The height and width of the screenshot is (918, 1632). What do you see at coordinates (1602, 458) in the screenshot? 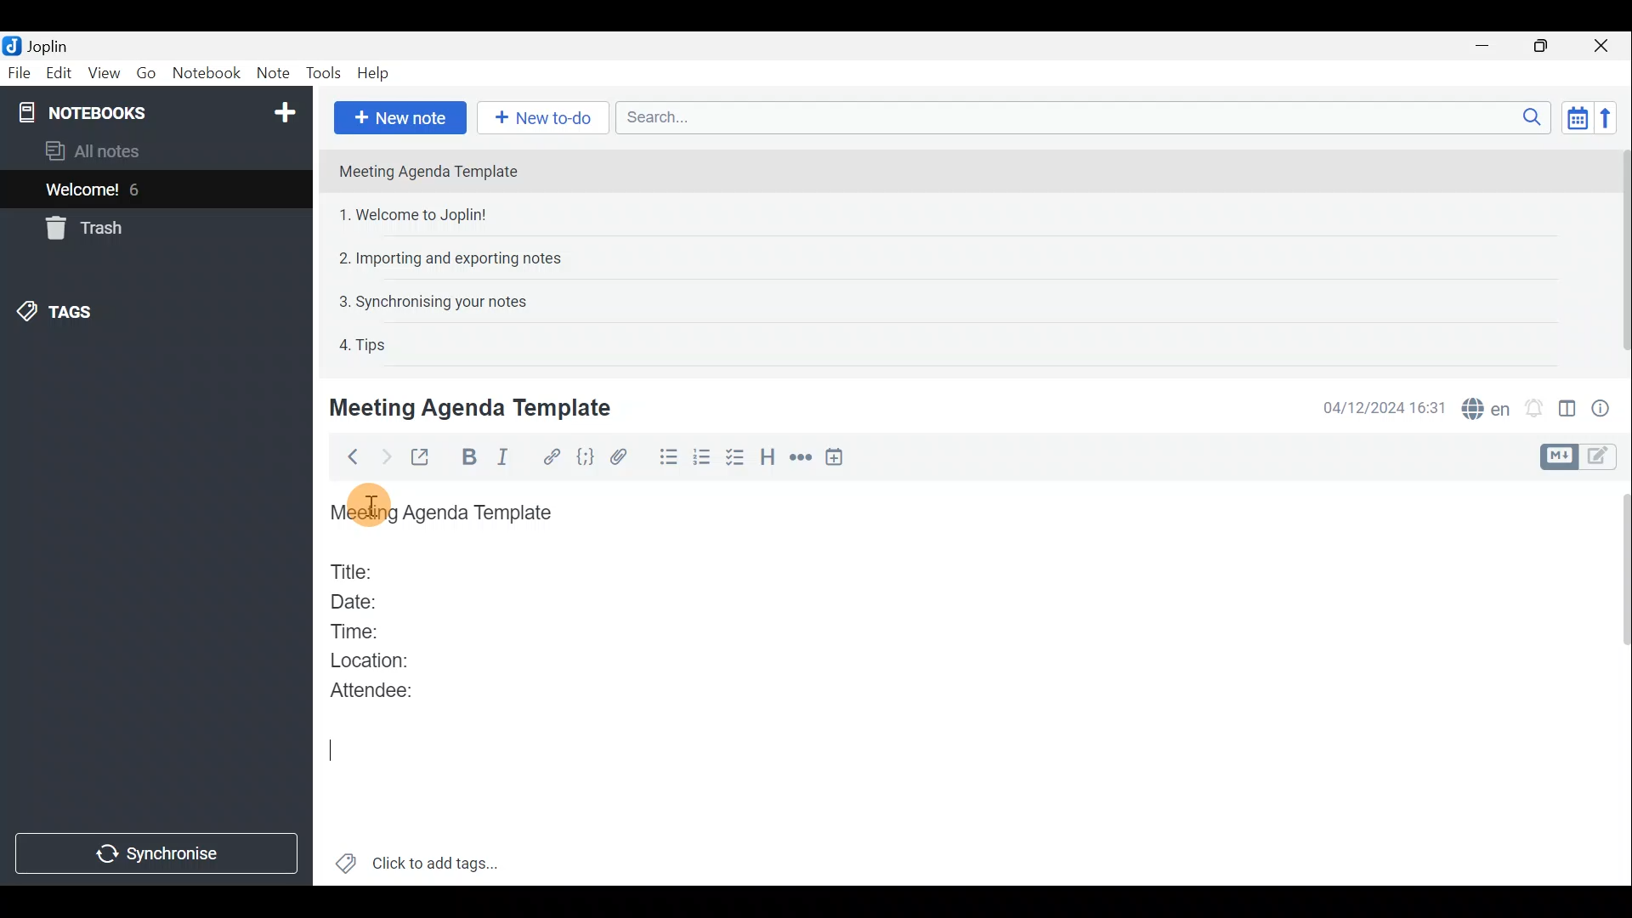
I see `Toggle editors` at bounding box center [1602, 458].